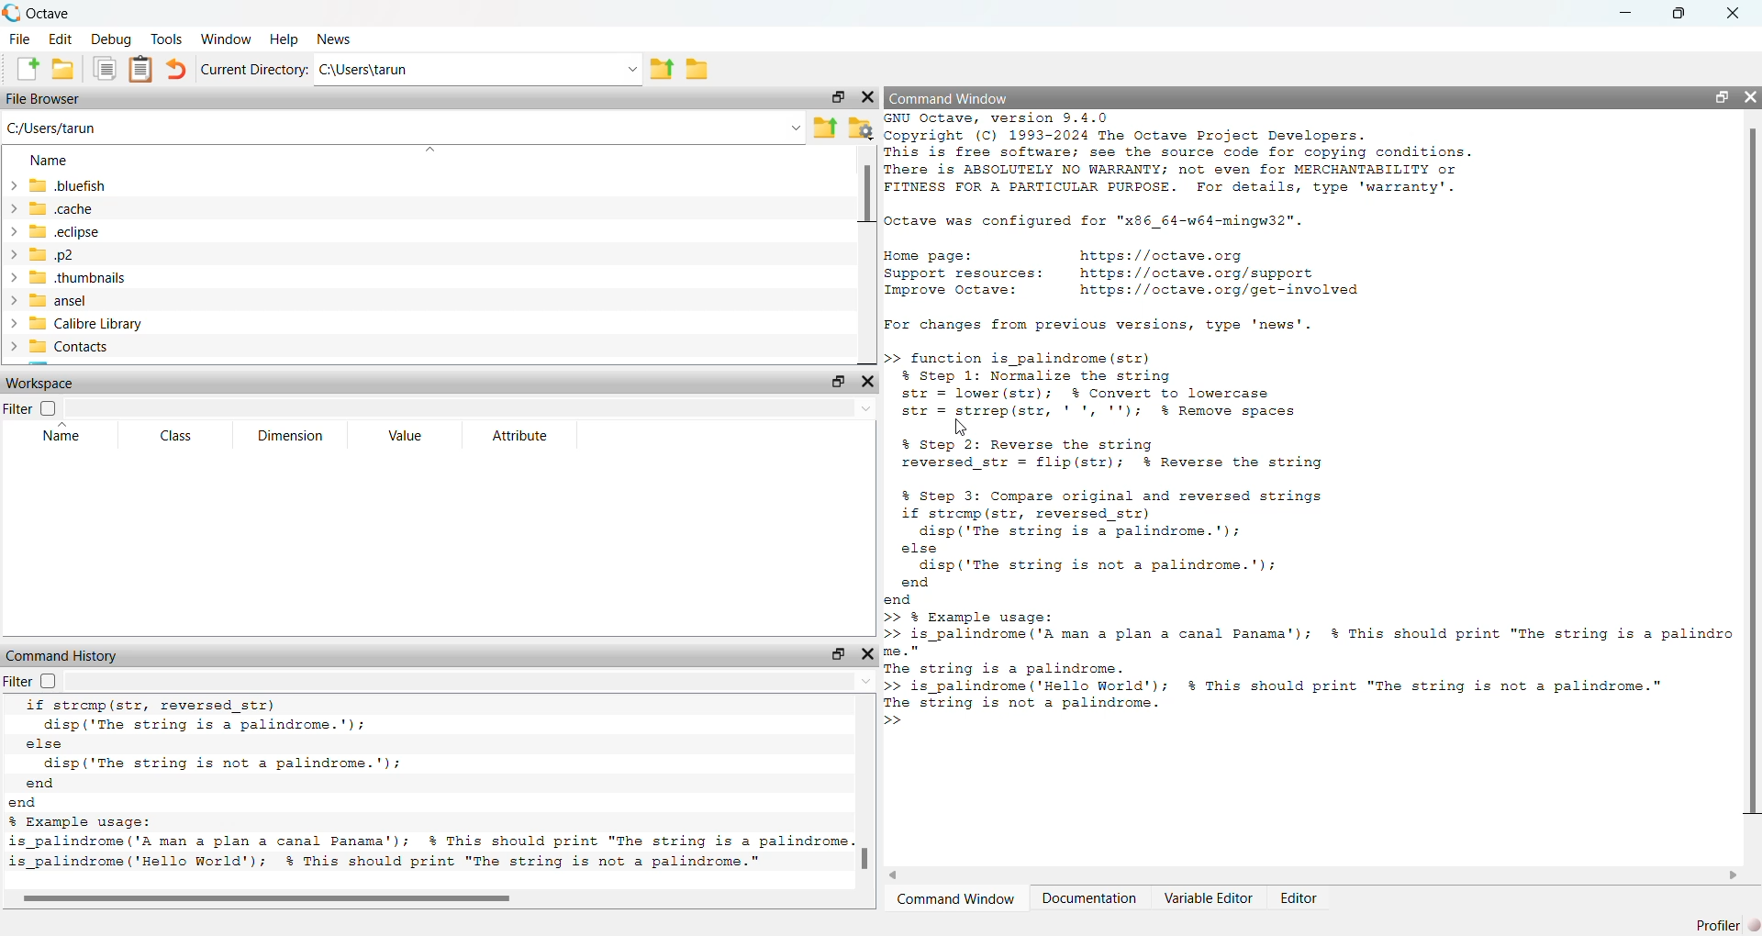 Image resolution: width=1762 pixels, height=936 pixels. What do you see at coordinates (66, 654) in the screenshot?
I see `command history` at bounding box center [66, 654].